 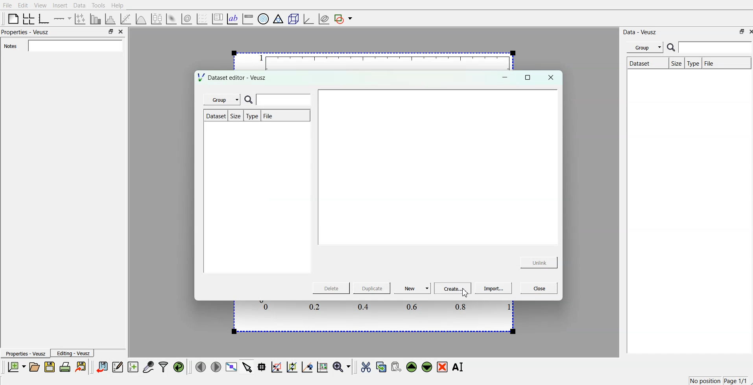 What do you see at coordinates (640, 32) in the screenshot?
I see `Data - Veusz` at bounding box center [640, 32].